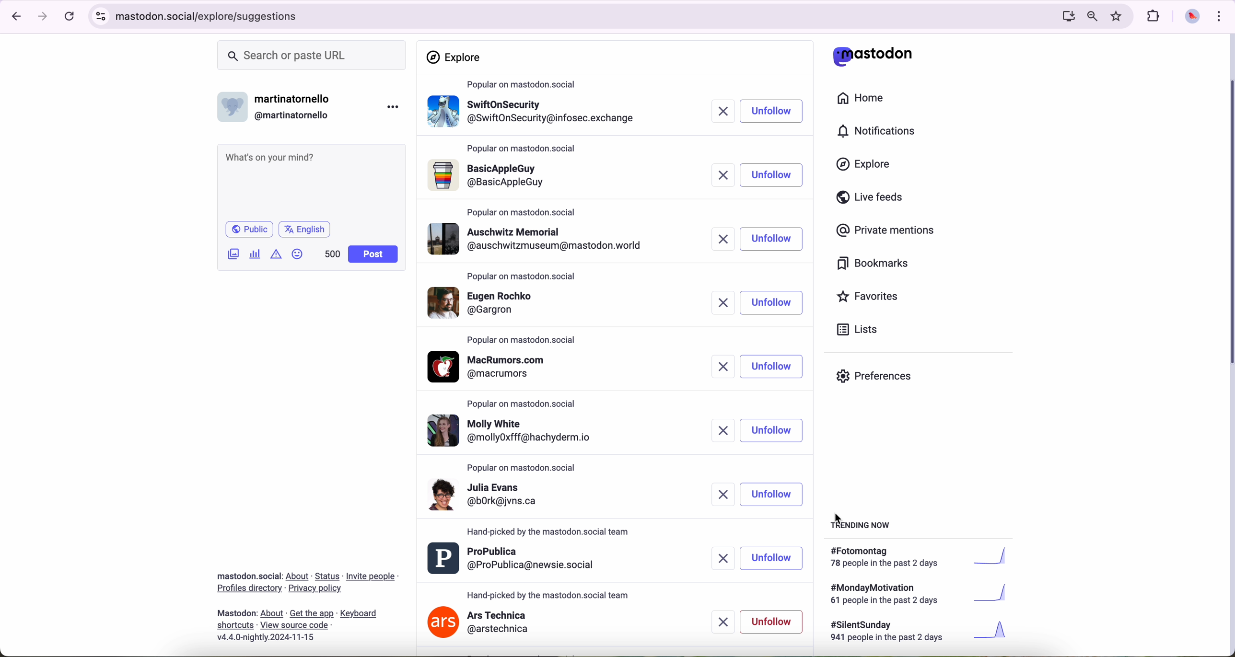 Image resolution: width=1235 pixels, height=657 pixels. What do you see at coordinates (279, 104) in the screenshot?
I see `username` at bounding box center [279, 104].